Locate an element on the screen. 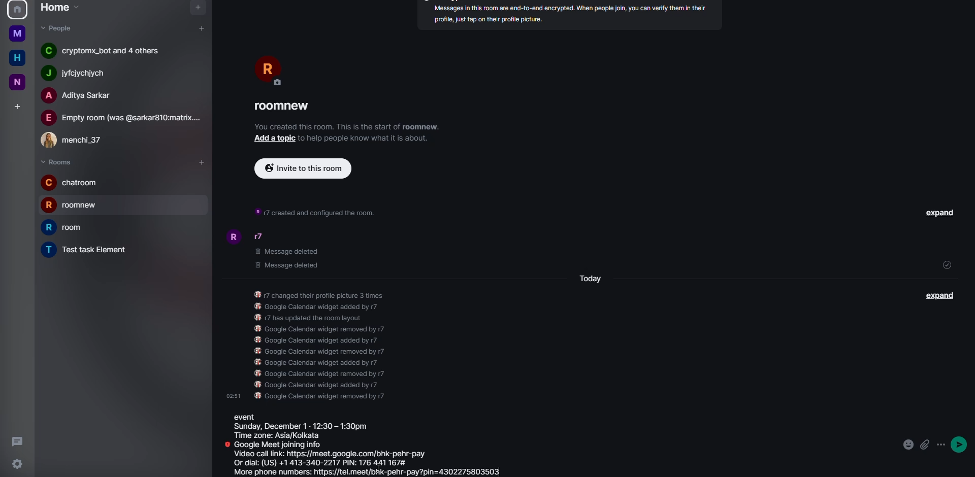 The height and width of the screenshot is (477, 975). expand is located at coordinates (938, 214).